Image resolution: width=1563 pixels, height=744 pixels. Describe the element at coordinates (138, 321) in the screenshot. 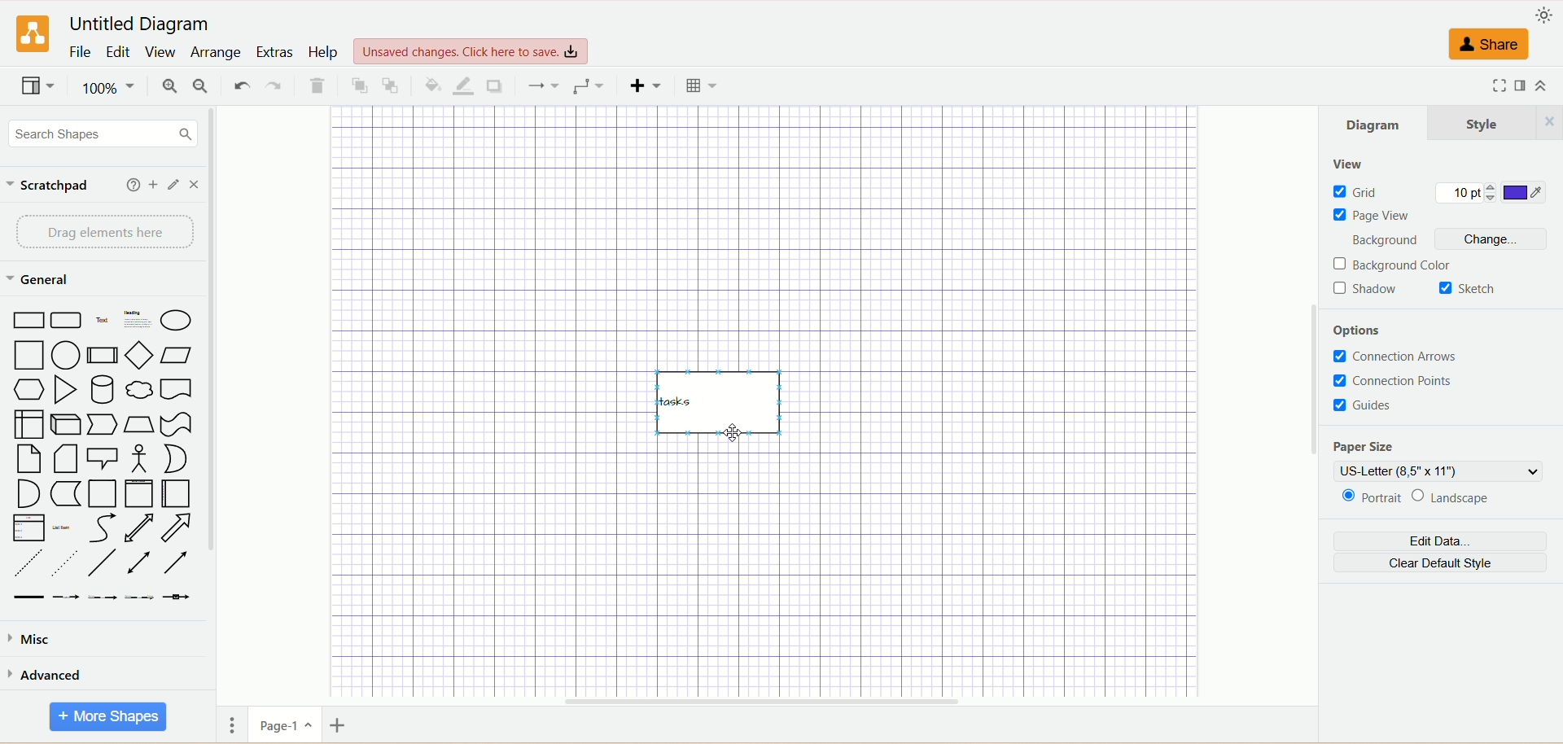

I see `Heading with Text` at that location.